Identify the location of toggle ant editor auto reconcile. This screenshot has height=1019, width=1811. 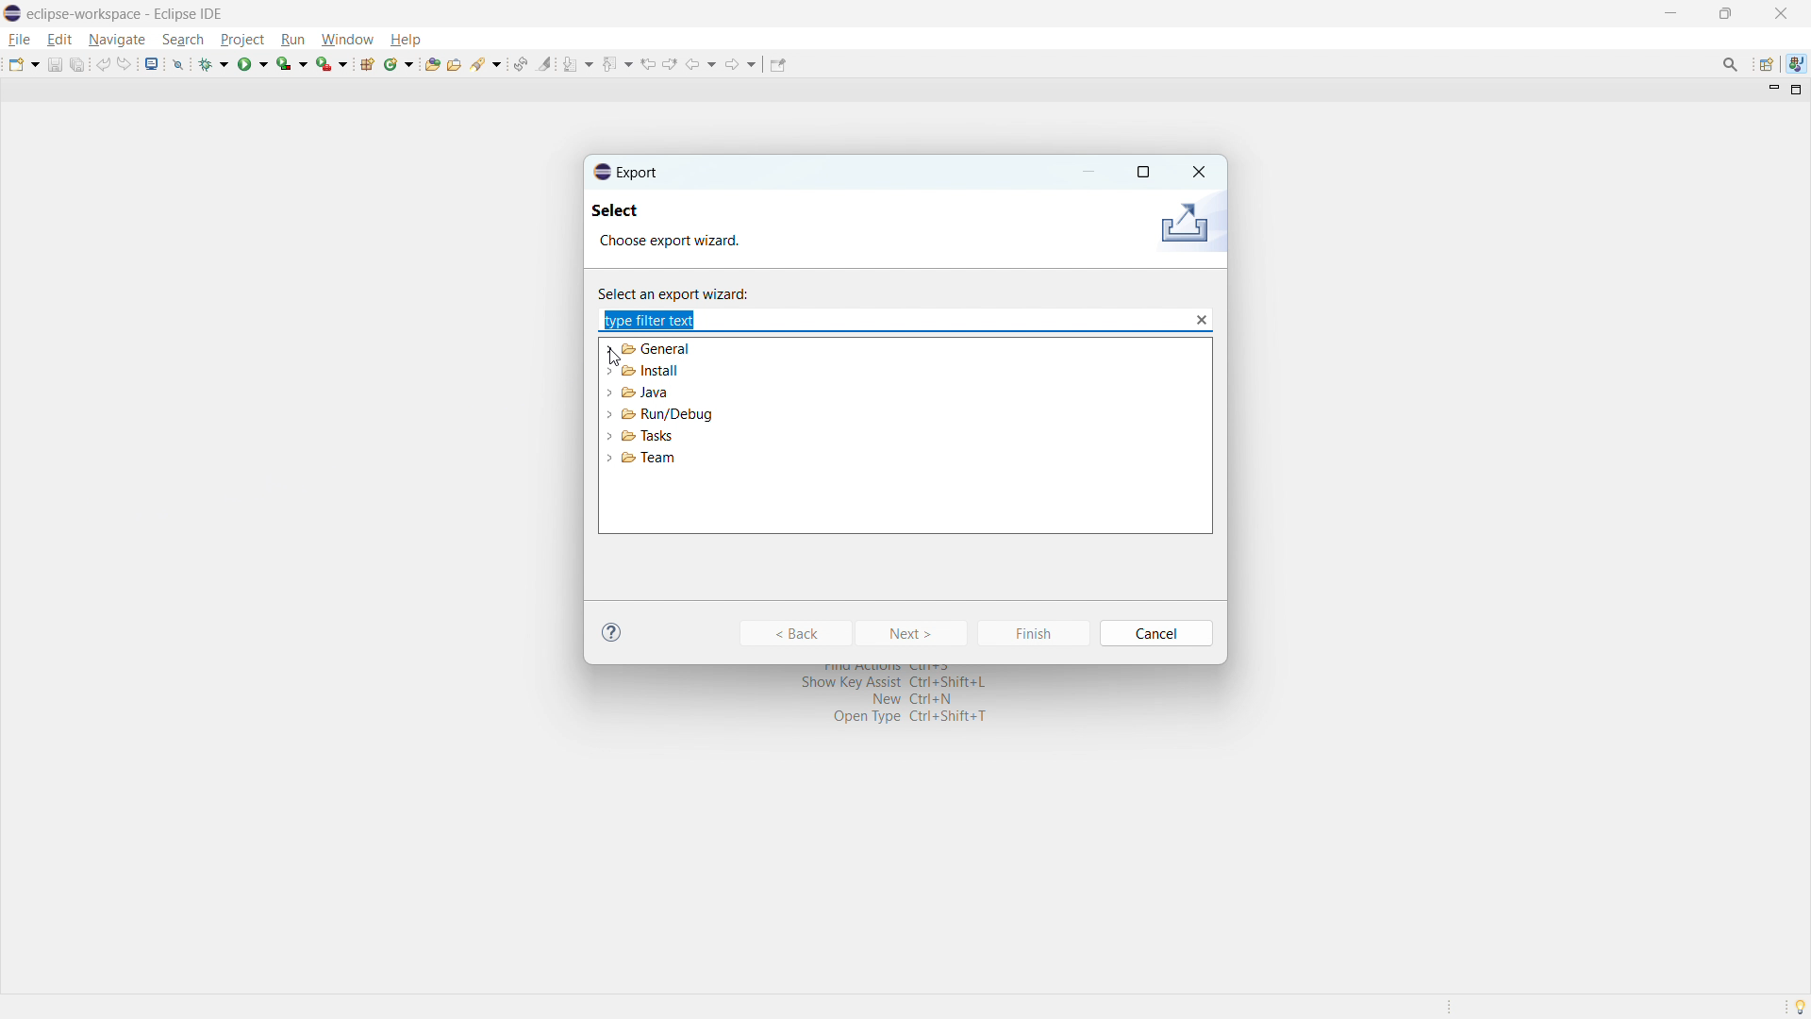
(520, 63).